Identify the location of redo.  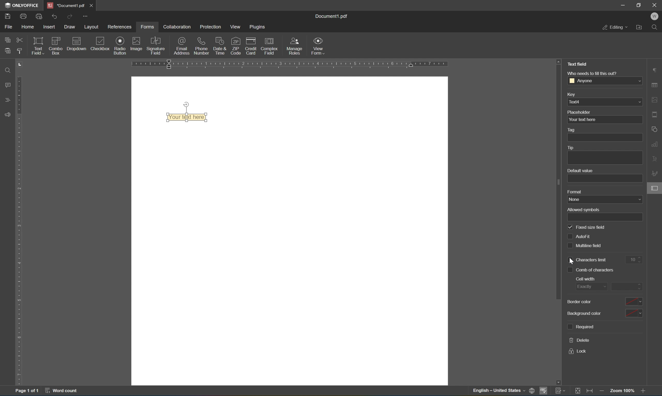
(69, 17).